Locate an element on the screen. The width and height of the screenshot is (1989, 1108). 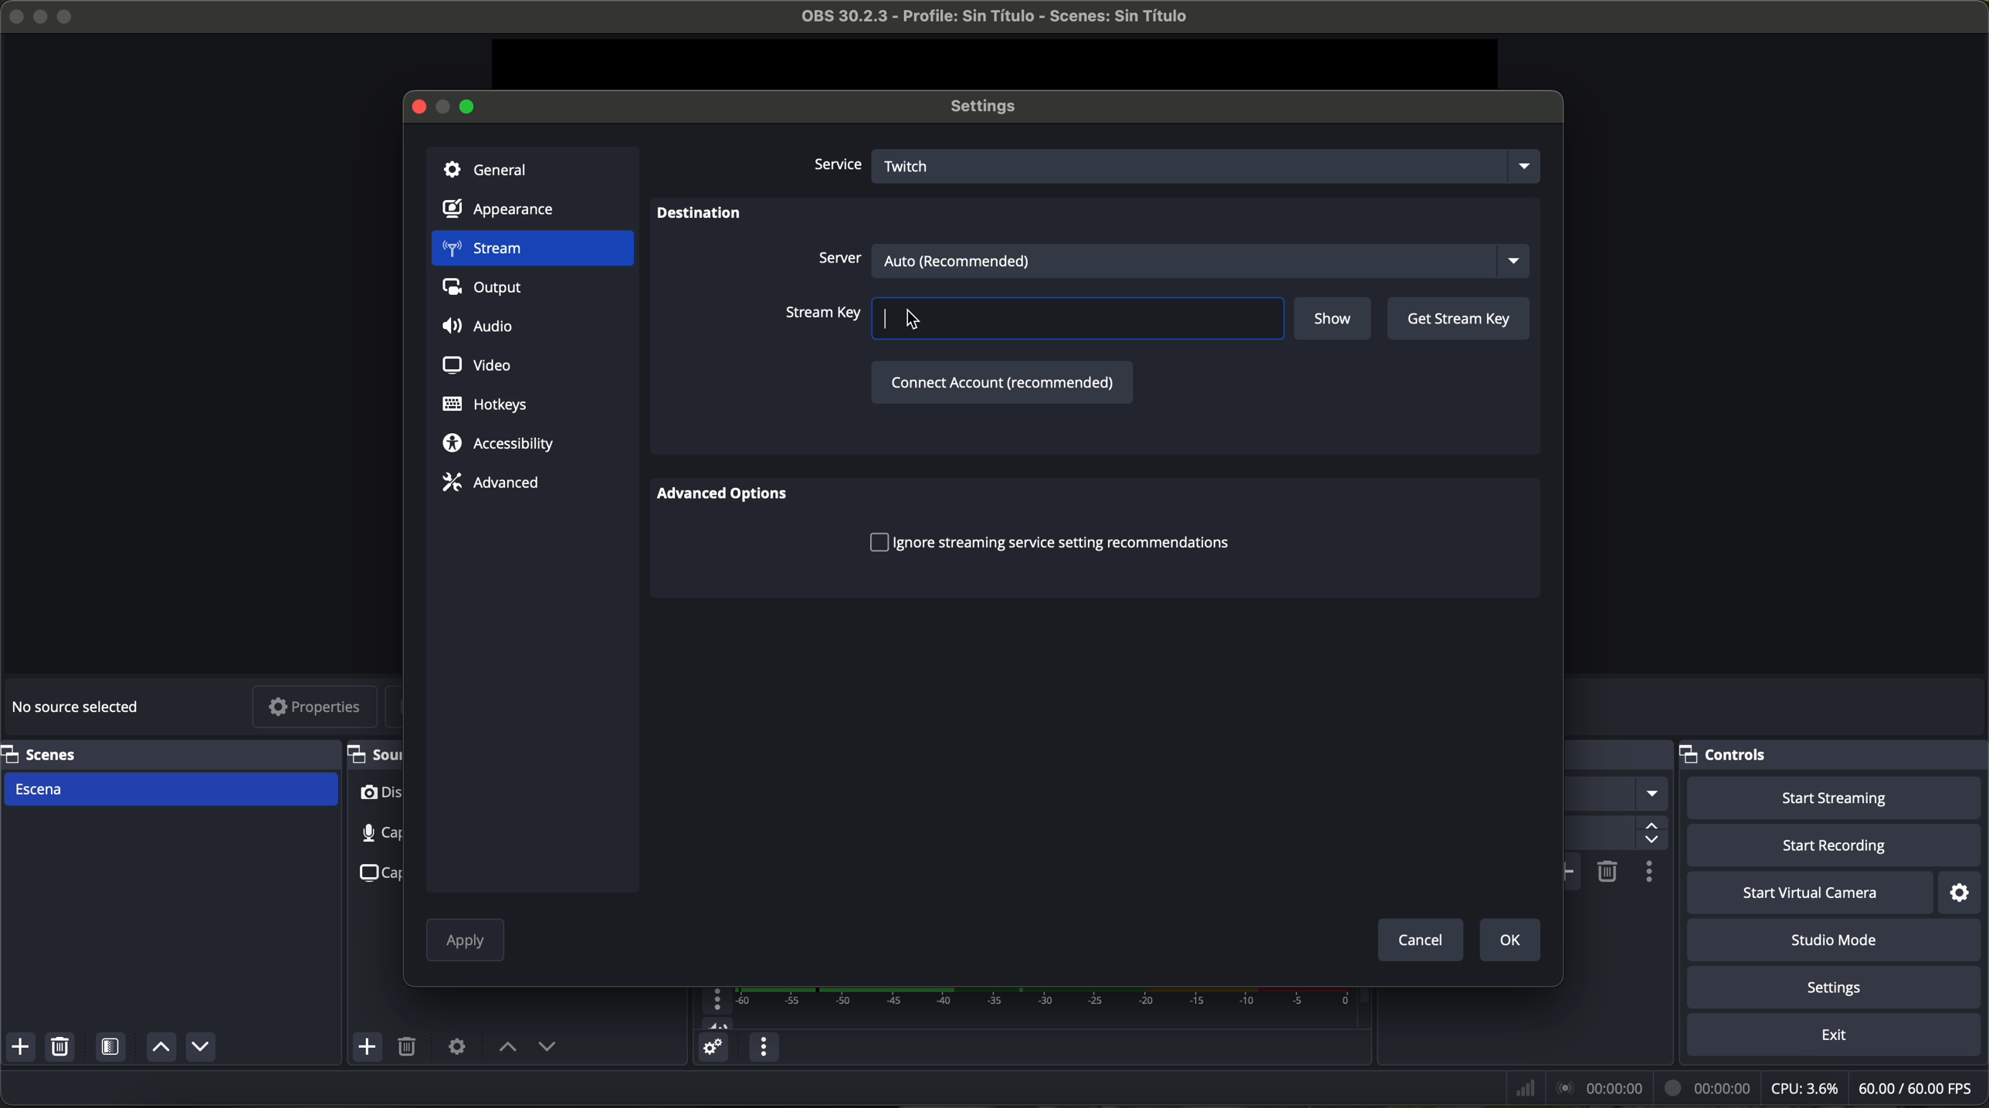
maximize is located at coordinates (68, 16).